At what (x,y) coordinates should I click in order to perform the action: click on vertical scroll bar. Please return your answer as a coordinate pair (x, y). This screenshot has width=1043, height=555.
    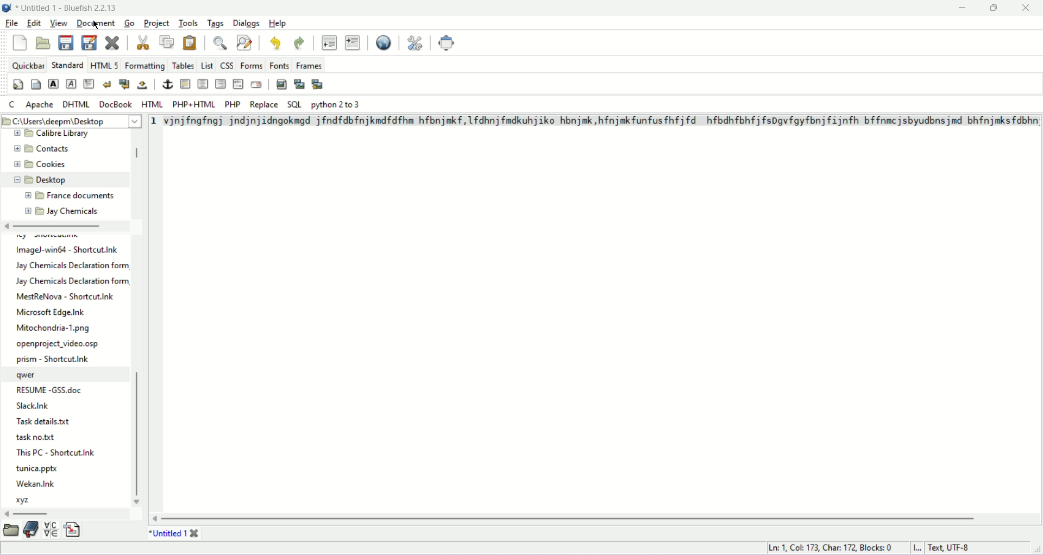
    Looking at the image, I should click on (137, 155).